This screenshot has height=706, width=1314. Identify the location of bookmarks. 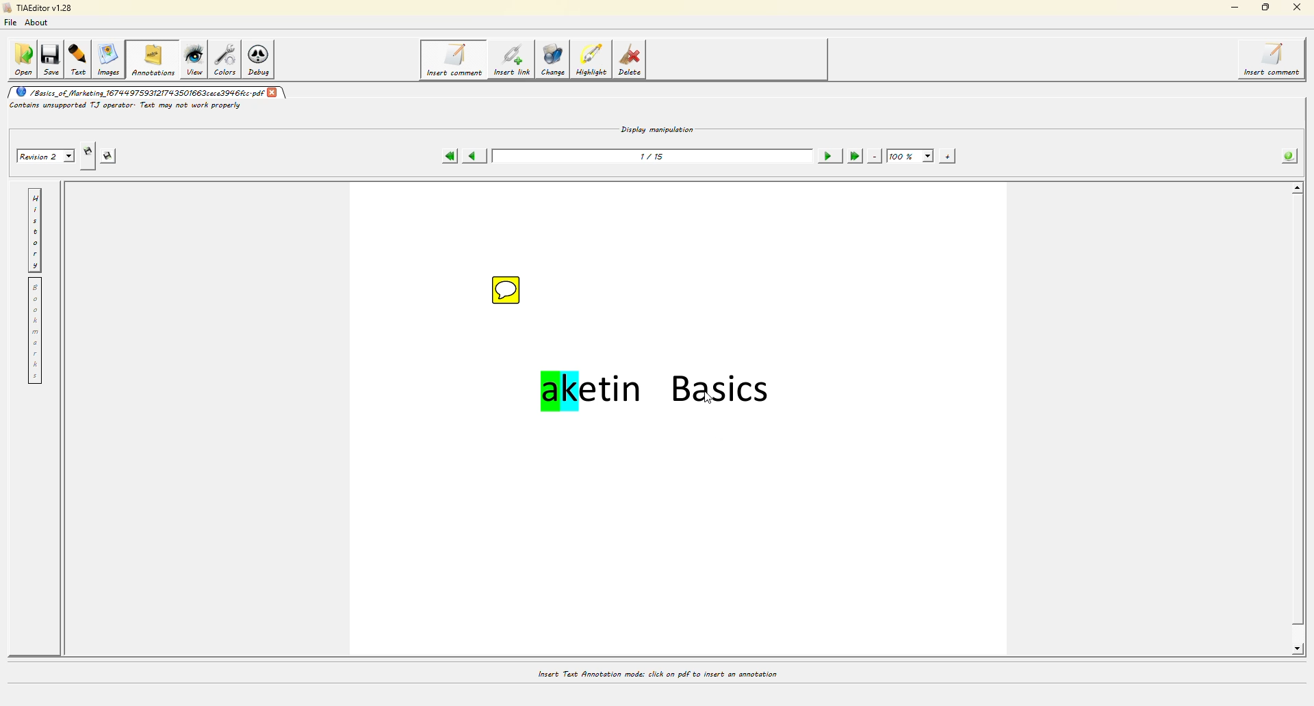
(34, 331).